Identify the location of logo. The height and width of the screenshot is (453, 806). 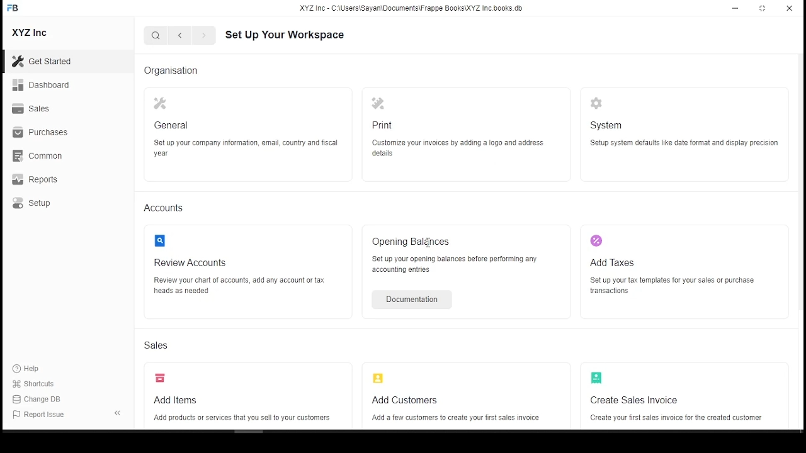
(163, 241).